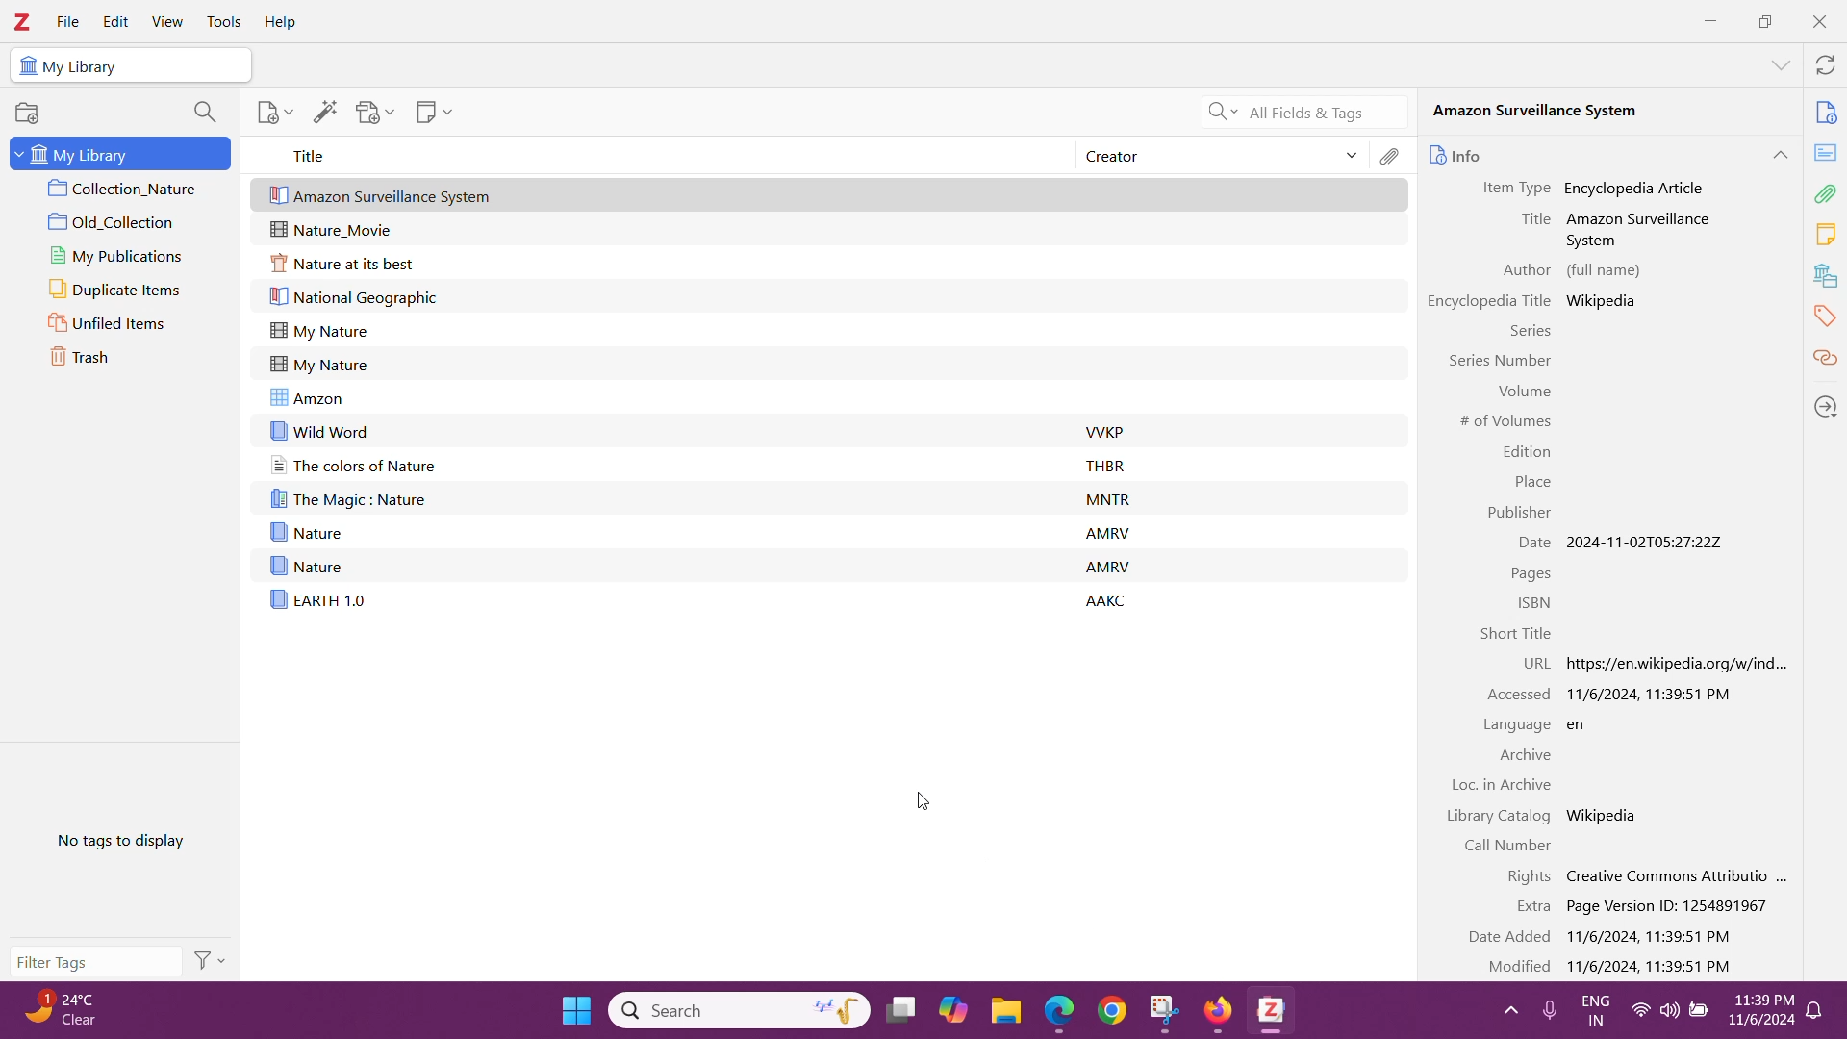  I want to click on snipping tool, so click(1163, 1008).